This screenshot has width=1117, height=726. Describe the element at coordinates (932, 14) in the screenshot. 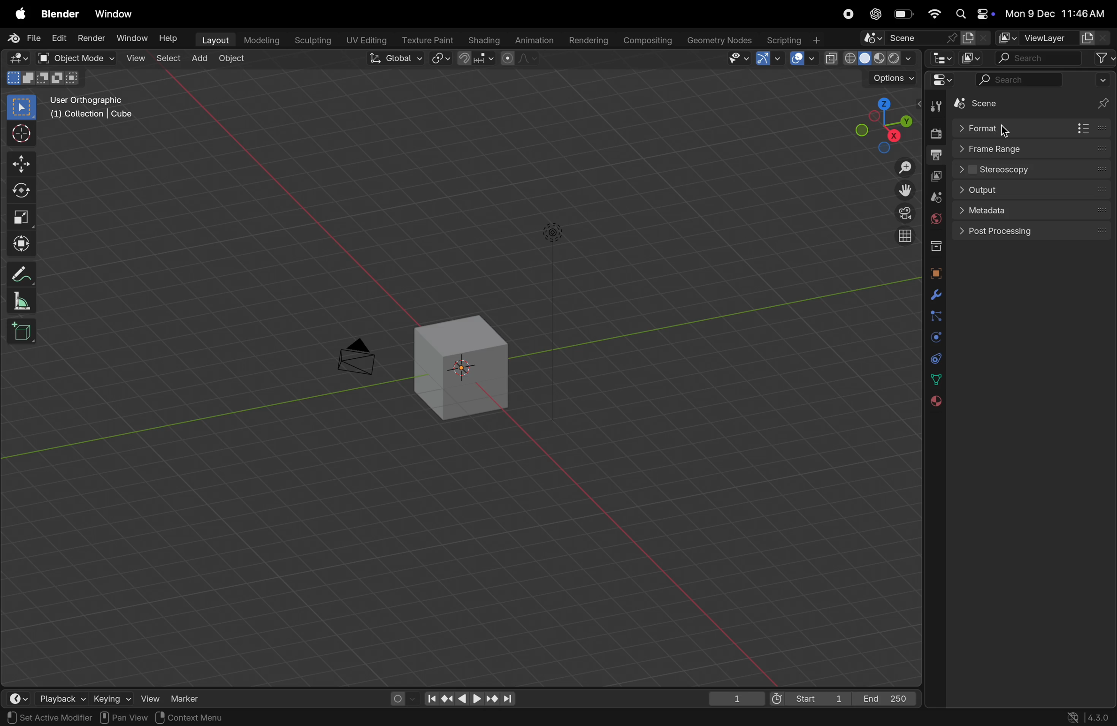

I see `wifi` at that location.